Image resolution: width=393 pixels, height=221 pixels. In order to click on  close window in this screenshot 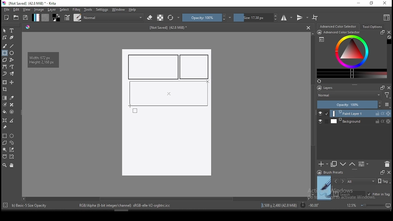, I will do `click(385, 3)`.